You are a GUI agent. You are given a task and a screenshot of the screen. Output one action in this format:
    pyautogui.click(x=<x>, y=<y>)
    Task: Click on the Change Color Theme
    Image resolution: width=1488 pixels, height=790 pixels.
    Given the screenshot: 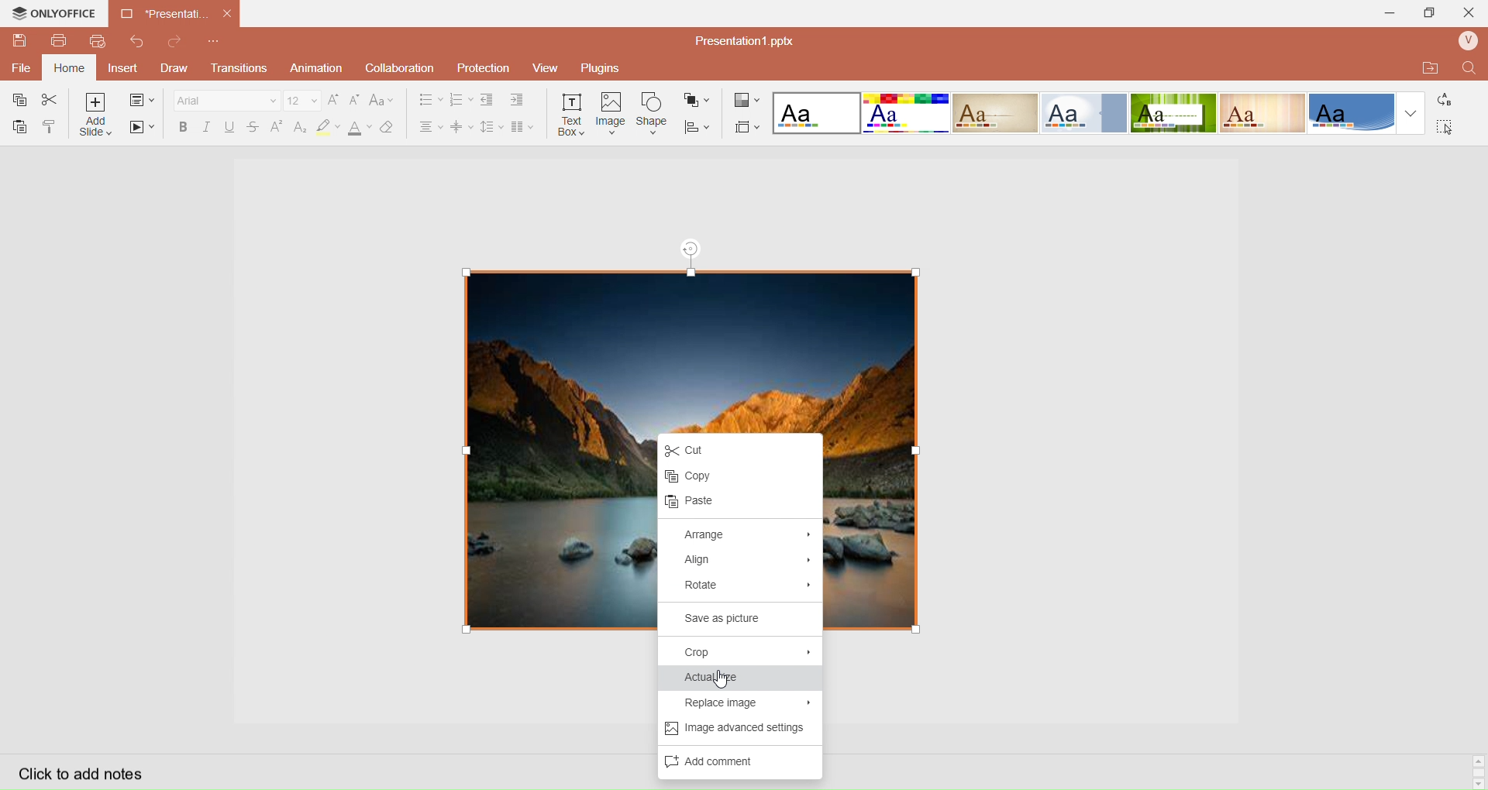 What is the action you would take?
    pyautogui.click(x=746, y=98)
    